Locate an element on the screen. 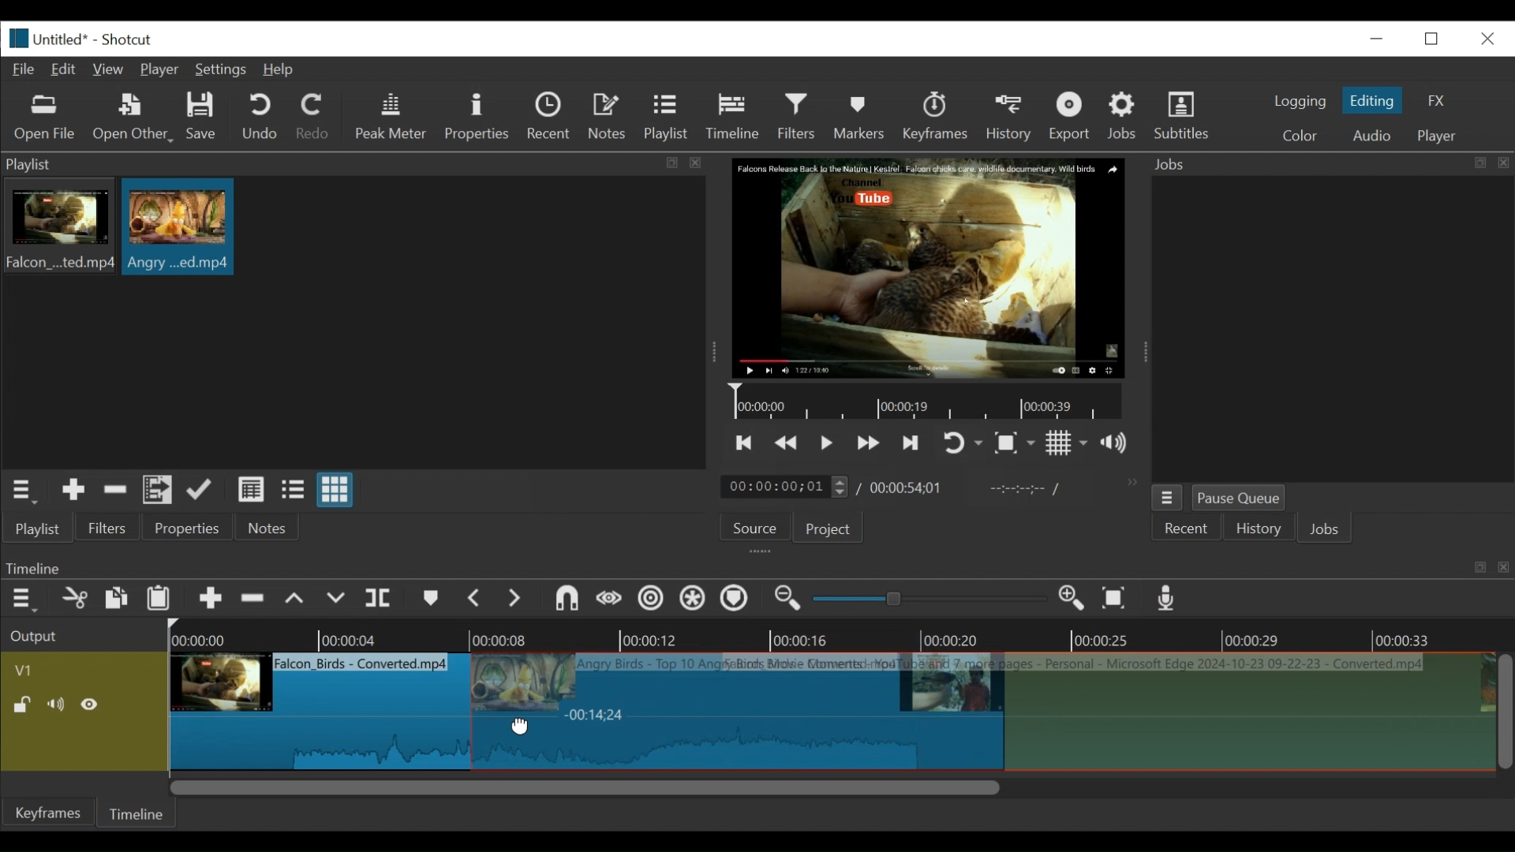 The height and width of the screenshot is (852, 1515). Settings is located at coordinates (224, 72).